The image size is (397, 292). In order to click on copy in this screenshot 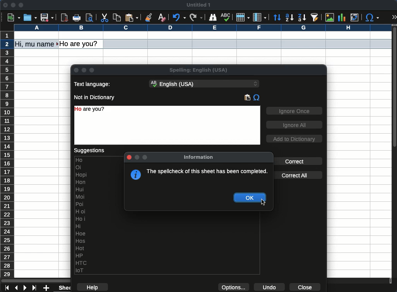, I will do `click(117, 18)`.